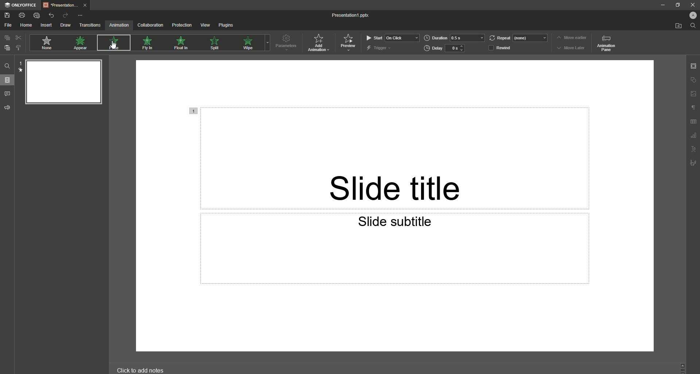 Image resolution: width=700 pixels, height=374 pixels. I want to click on Feedback, so click(7, 108).